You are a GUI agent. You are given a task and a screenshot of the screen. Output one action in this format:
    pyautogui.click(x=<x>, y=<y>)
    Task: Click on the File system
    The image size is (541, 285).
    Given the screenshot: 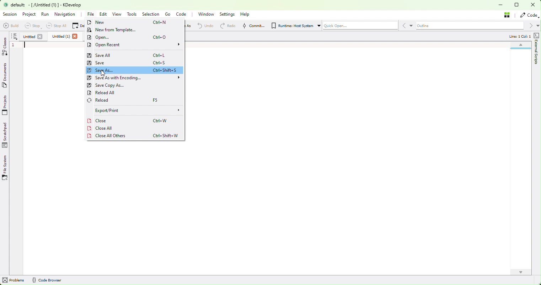 What is the action you would take?
    pyautogui.click(x=6, y=167)
    